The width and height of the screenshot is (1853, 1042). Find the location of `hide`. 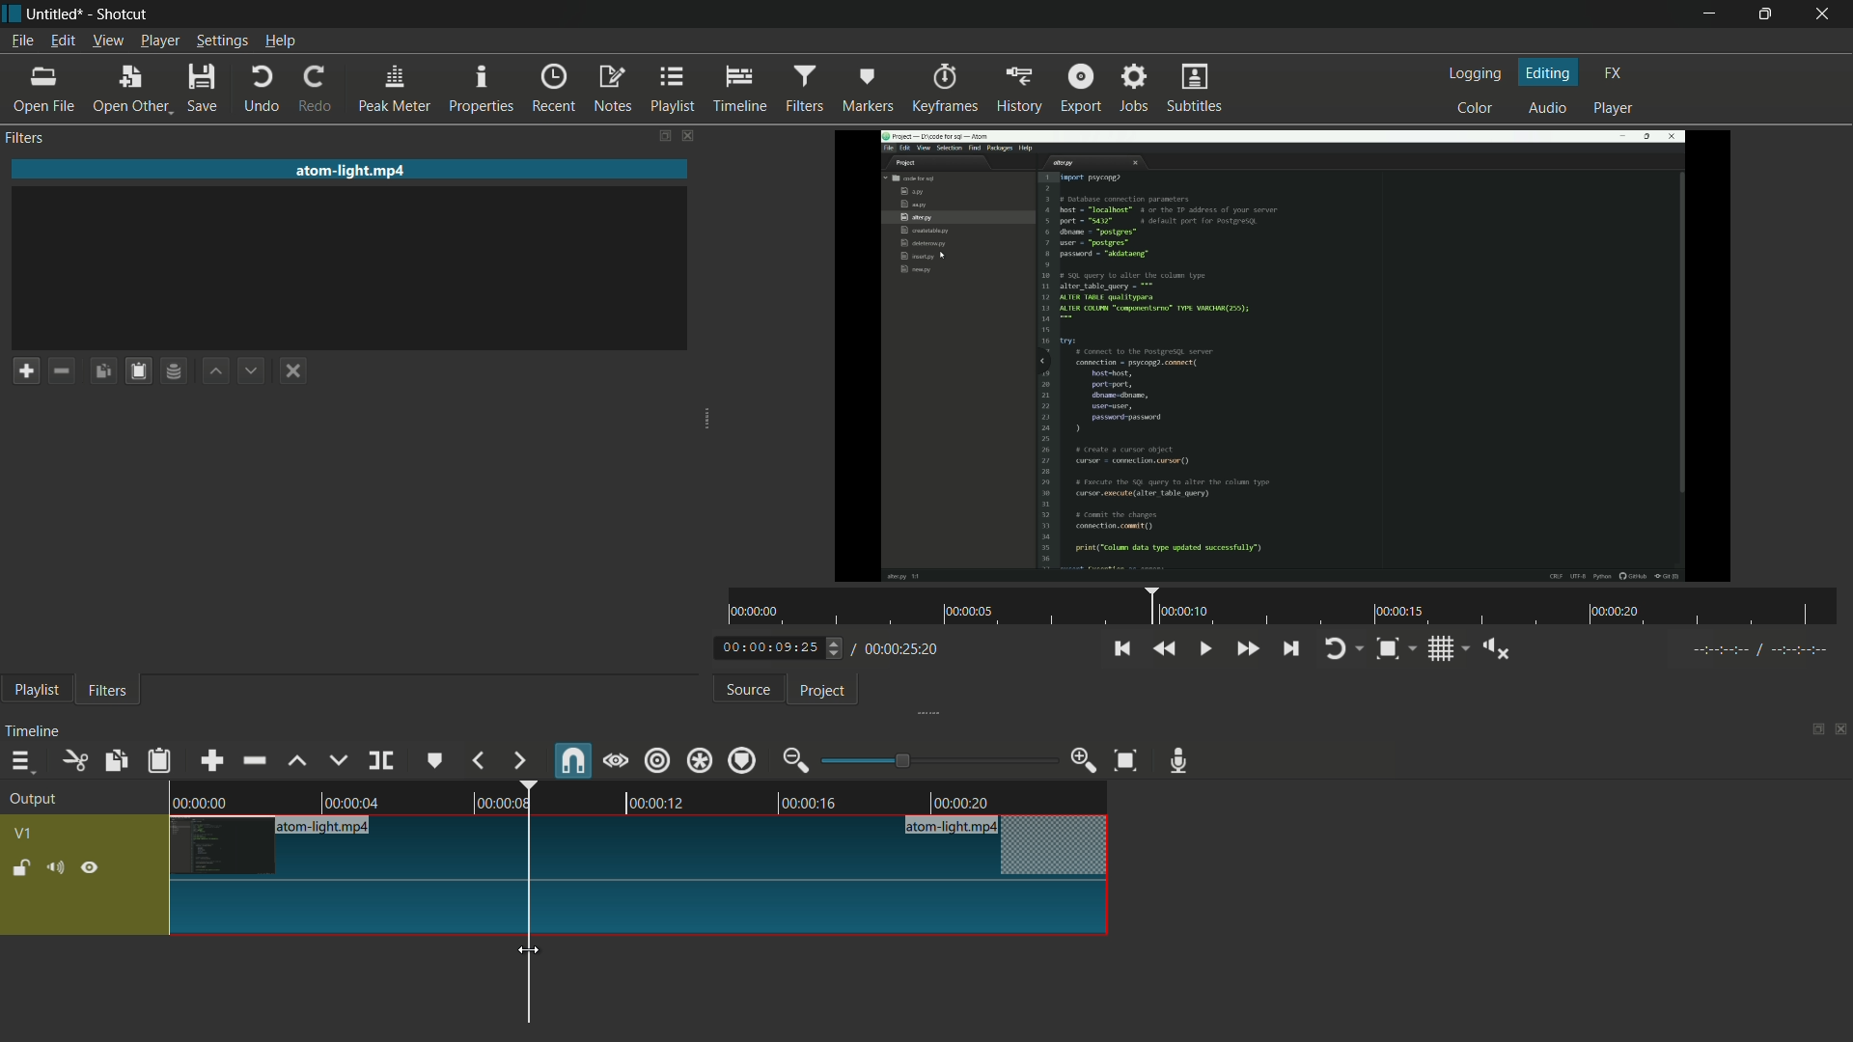

hide is located at coordinates (92, 866).